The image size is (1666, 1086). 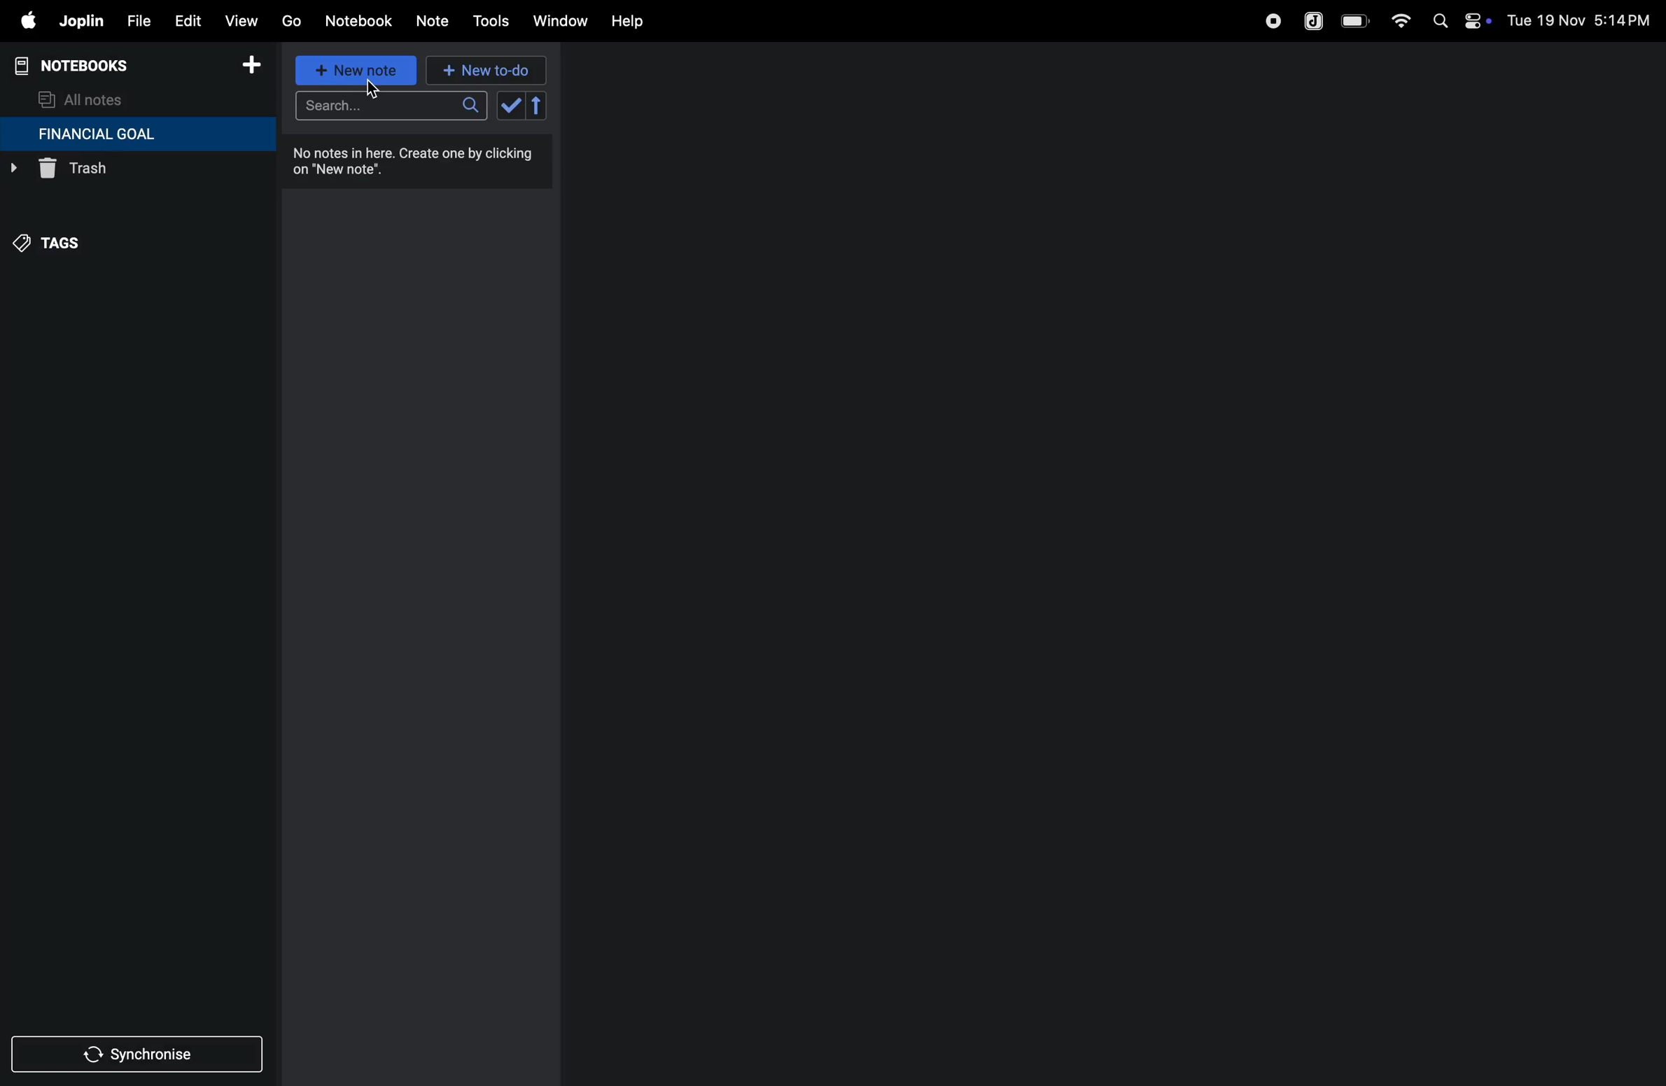 What do you see at coordinates (374, 92) in the screenshot?
I see `cursor` at bounding box center [374, 92].